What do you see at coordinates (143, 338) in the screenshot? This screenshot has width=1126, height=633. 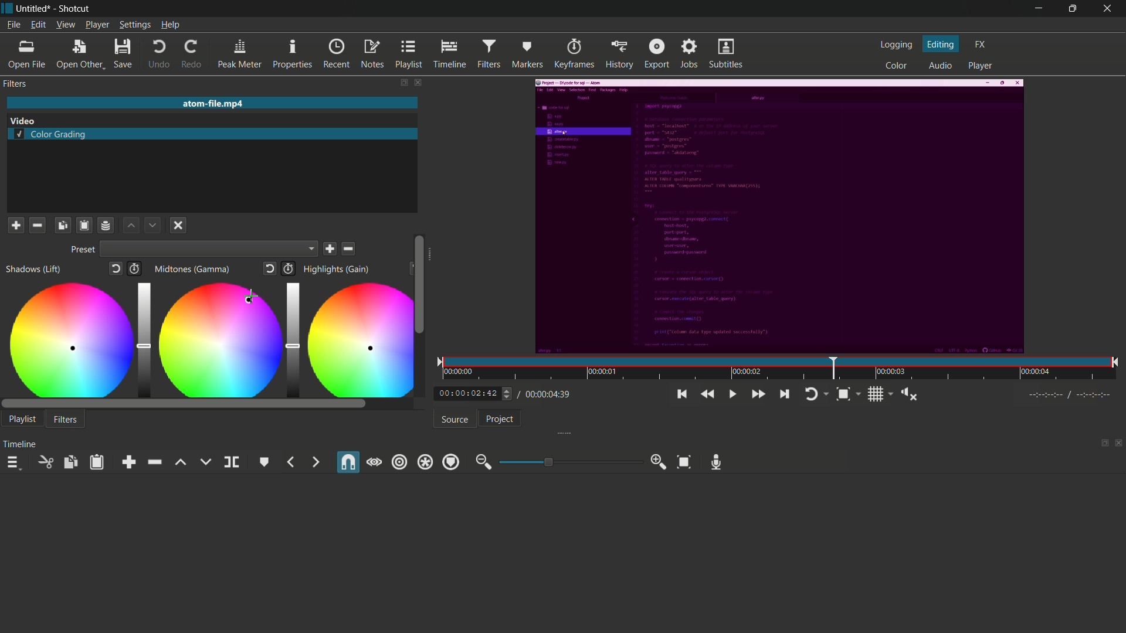 I see `adjustment bar` at bounding box center [143, 338].